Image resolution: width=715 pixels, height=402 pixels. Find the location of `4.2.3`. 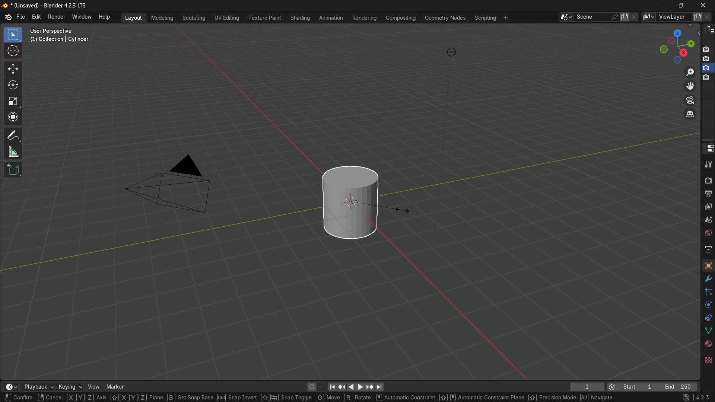

4.2.3 is located at coordinates (702, 398).